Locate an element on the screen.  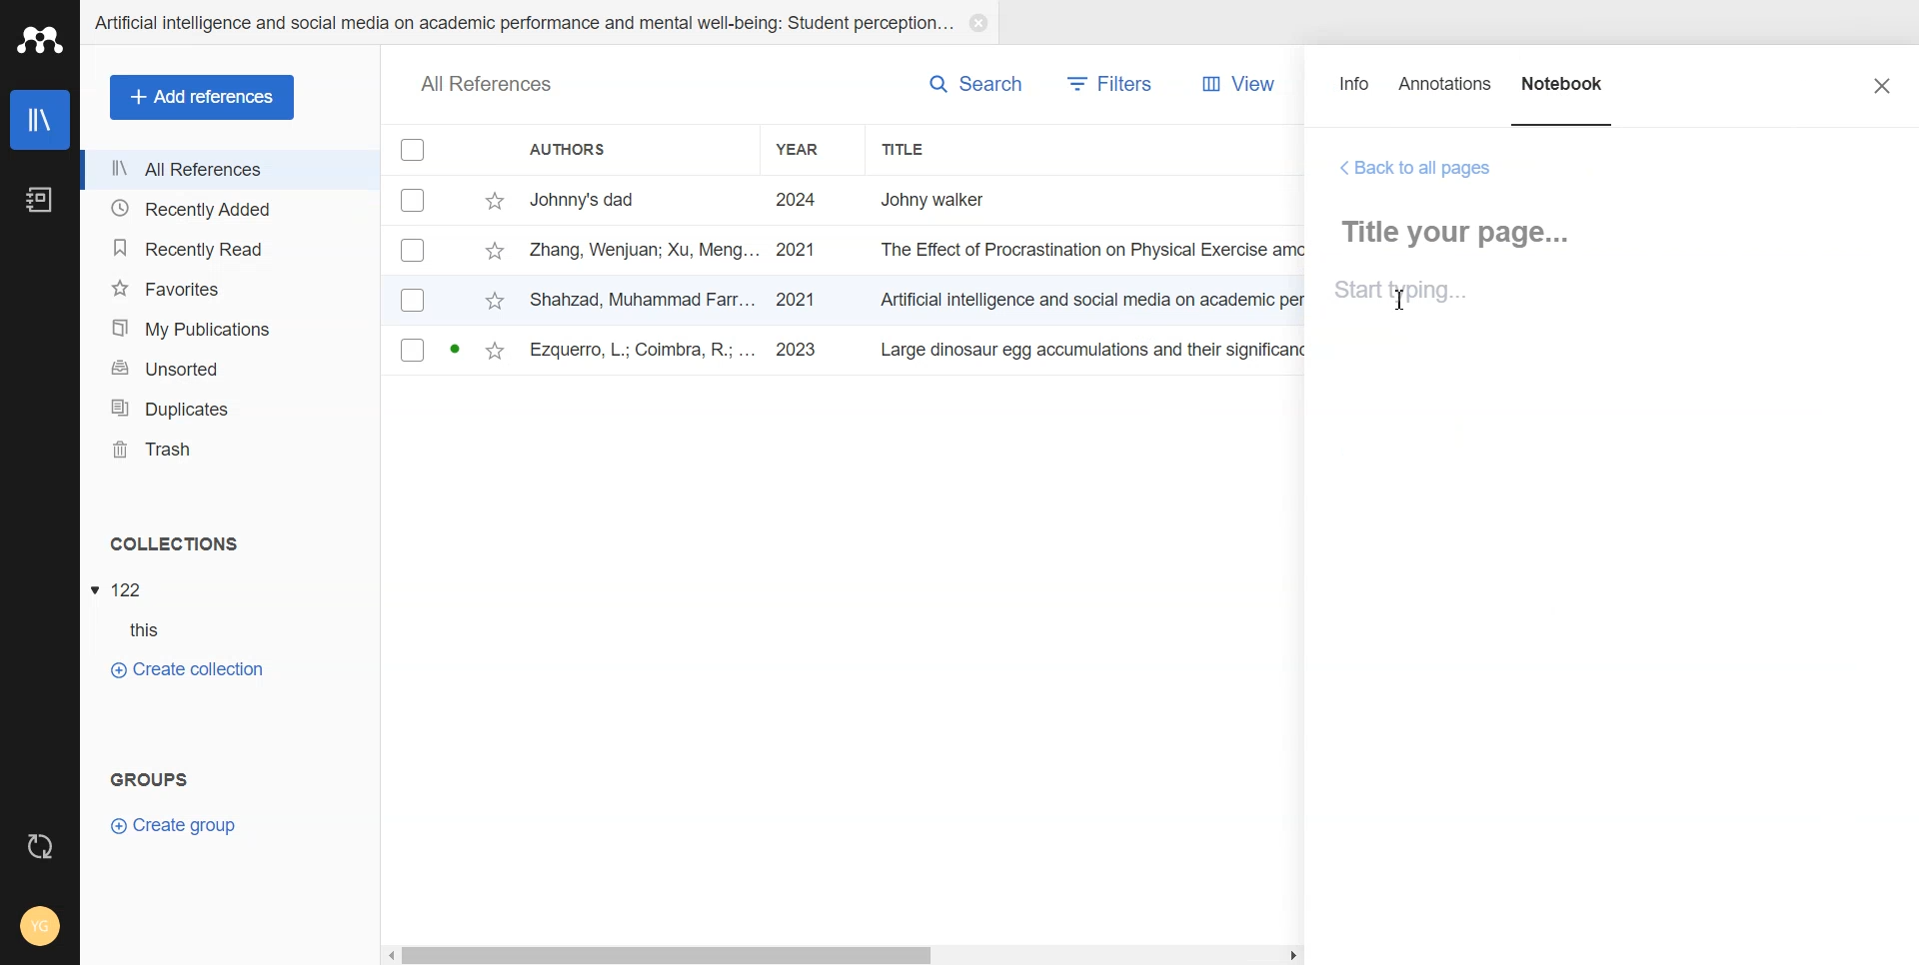
Unsorted is located at coordinates (230, 368).